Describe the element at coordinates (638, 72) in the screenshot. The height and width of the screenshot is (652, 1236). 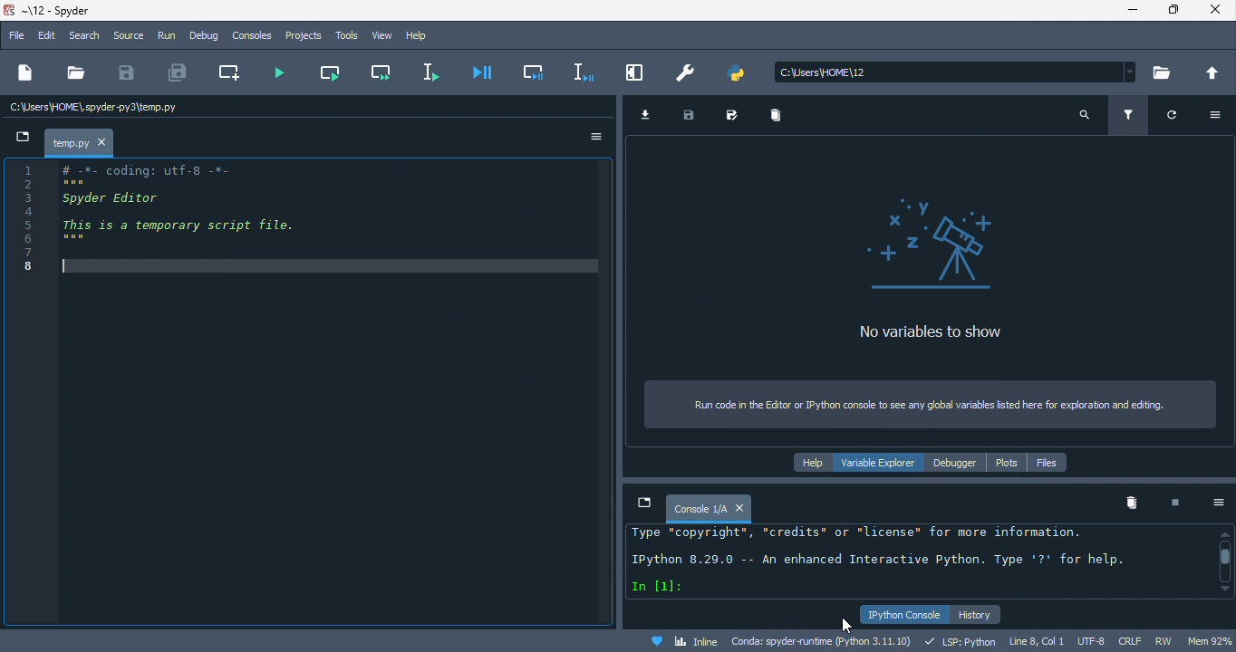
I see `maximize current pane` at that location.